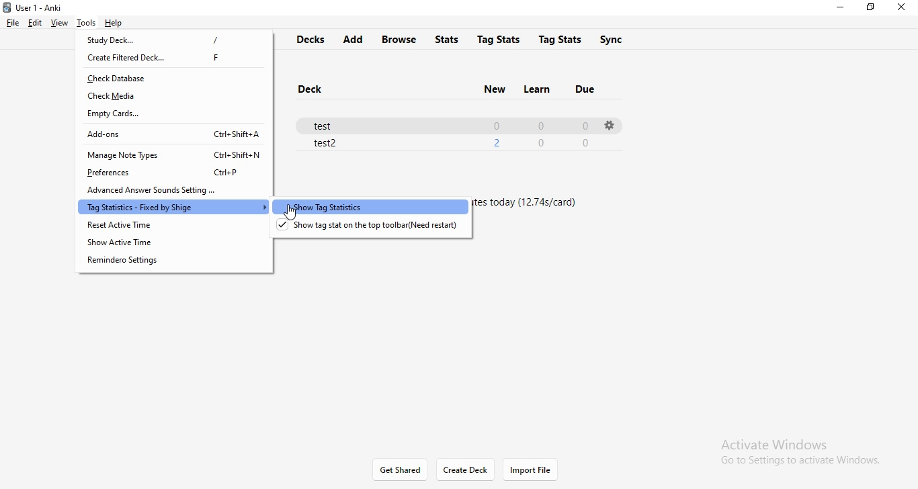 The image size is (918, 489). I want to click on study deck, so click(179, 42).